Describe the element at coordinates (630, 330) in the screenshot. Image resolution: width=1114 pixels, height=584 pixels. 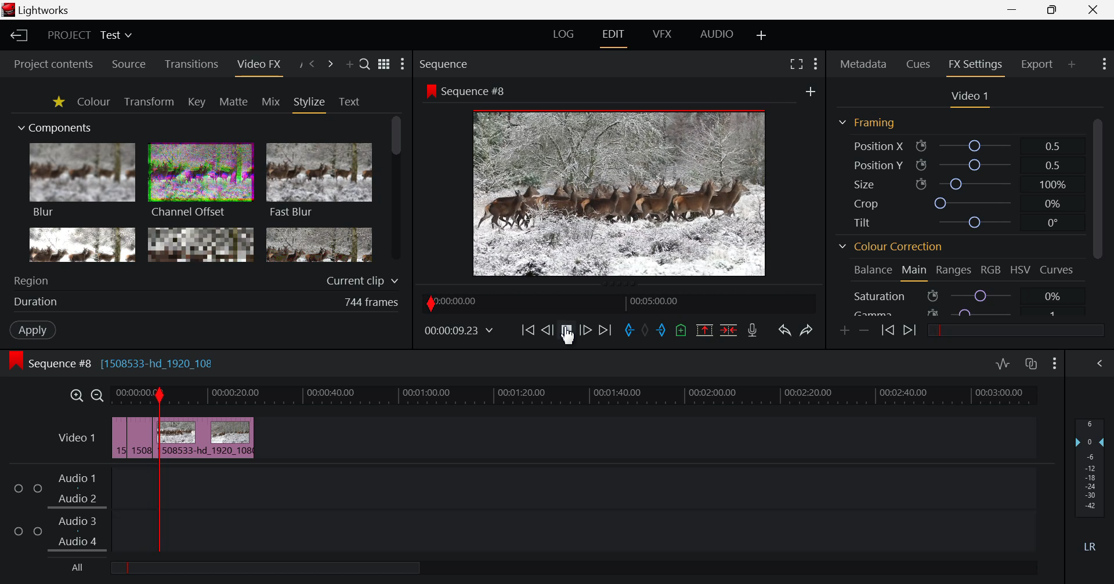
I see `Mark In` at that location.